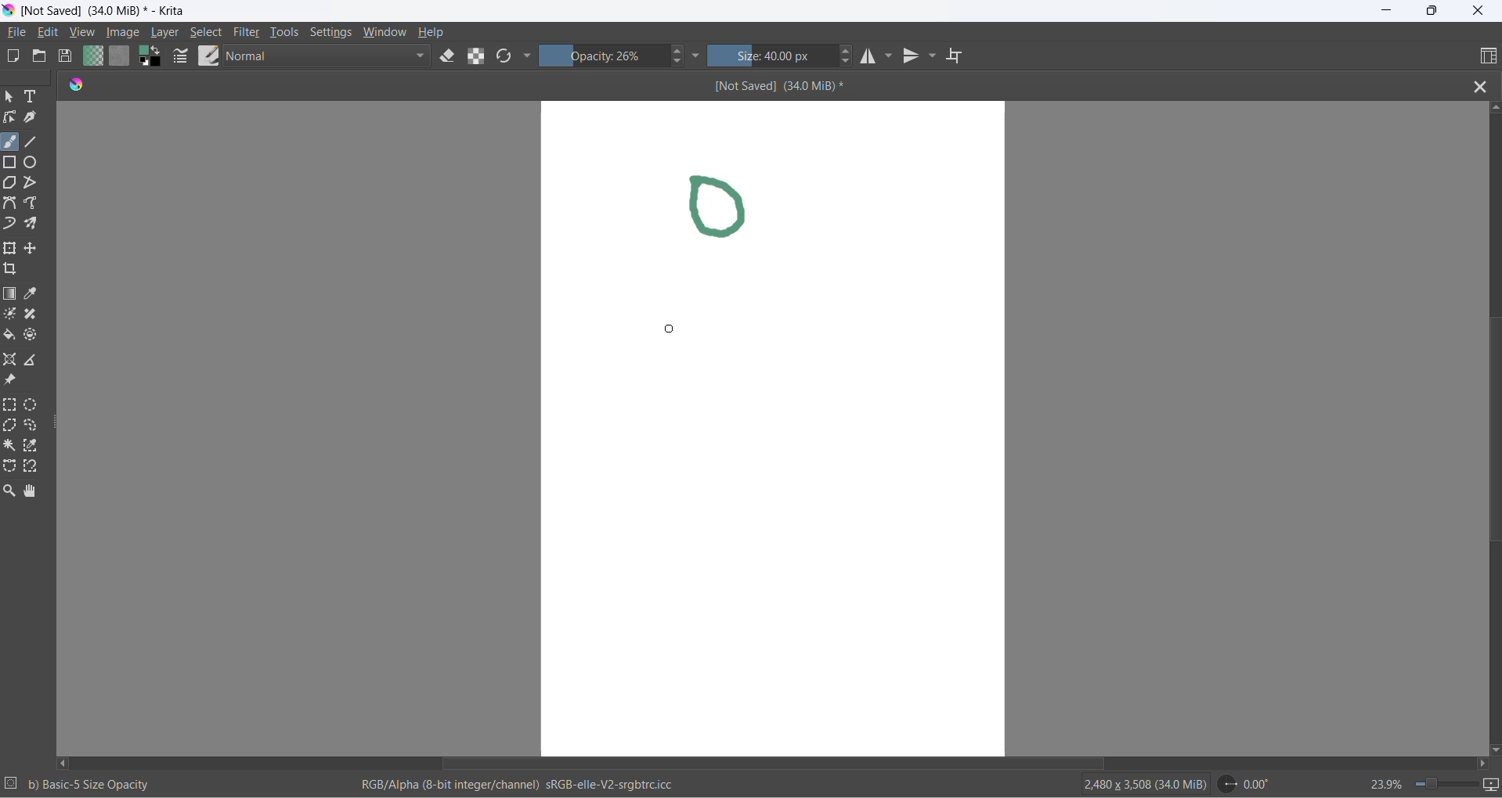 The image size is (1502, 798). I want to click on scroll left button, so click(68, 759).